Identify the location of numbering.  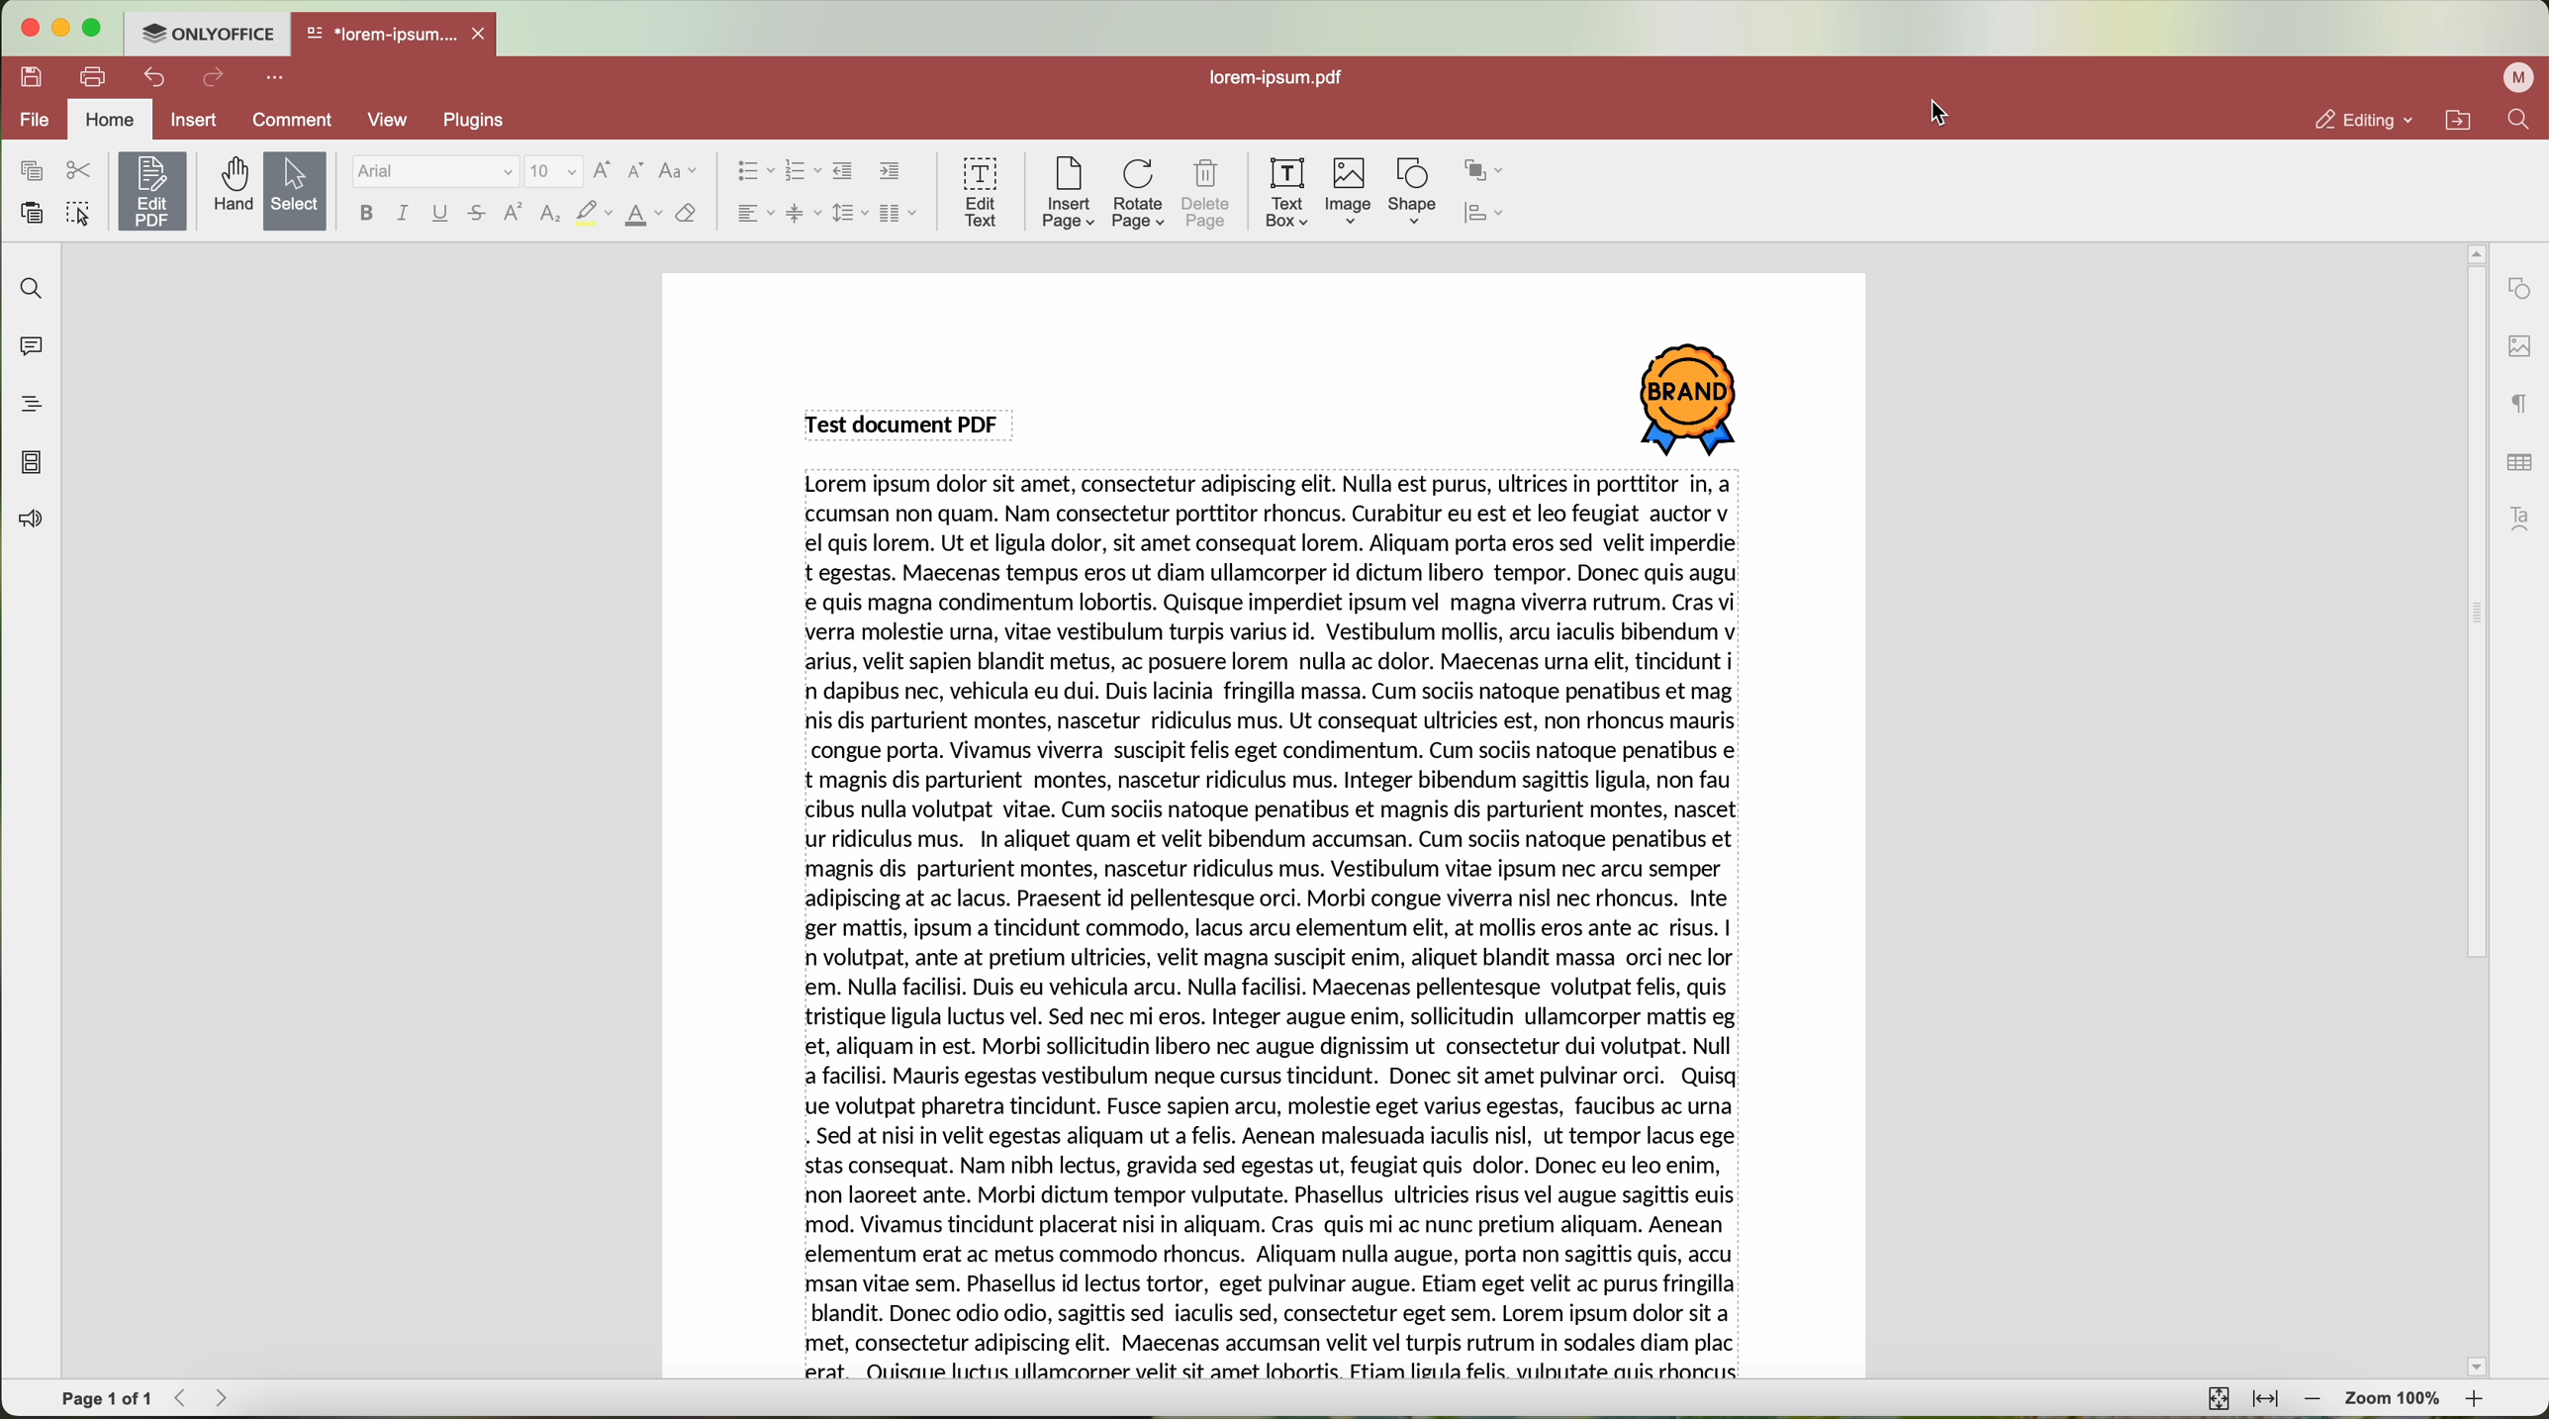
(802, 172).